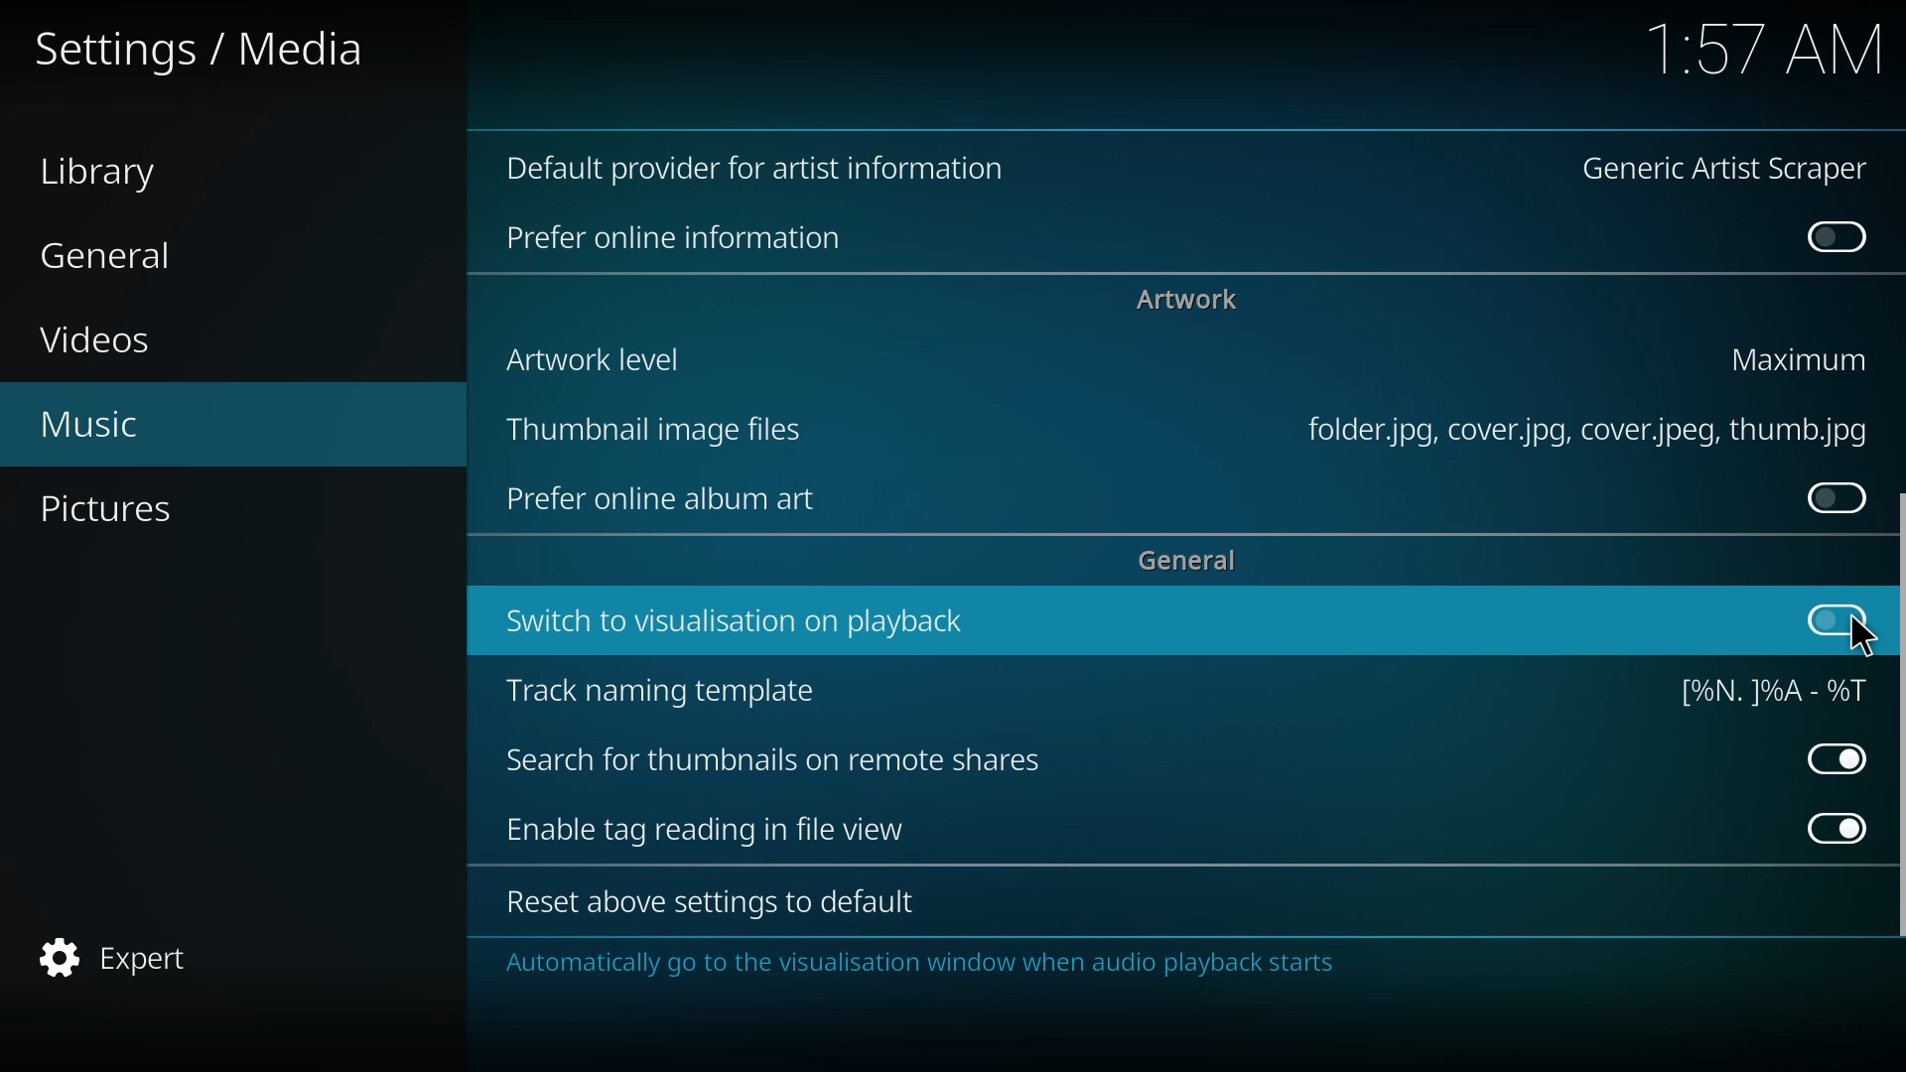 This screenshot has height=1072, width=1906. I want to click on music, so click(89, 426).